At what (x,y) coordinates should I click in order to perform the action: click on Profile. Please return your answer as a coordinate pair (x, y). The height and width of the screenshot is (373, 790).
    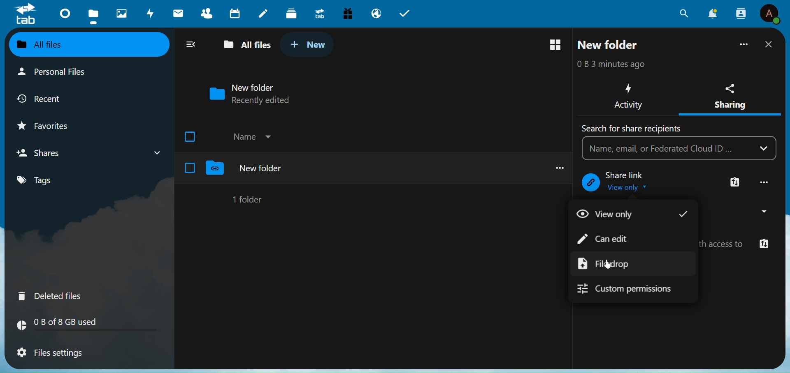
    Looking at the image, I should click on (770, 14).